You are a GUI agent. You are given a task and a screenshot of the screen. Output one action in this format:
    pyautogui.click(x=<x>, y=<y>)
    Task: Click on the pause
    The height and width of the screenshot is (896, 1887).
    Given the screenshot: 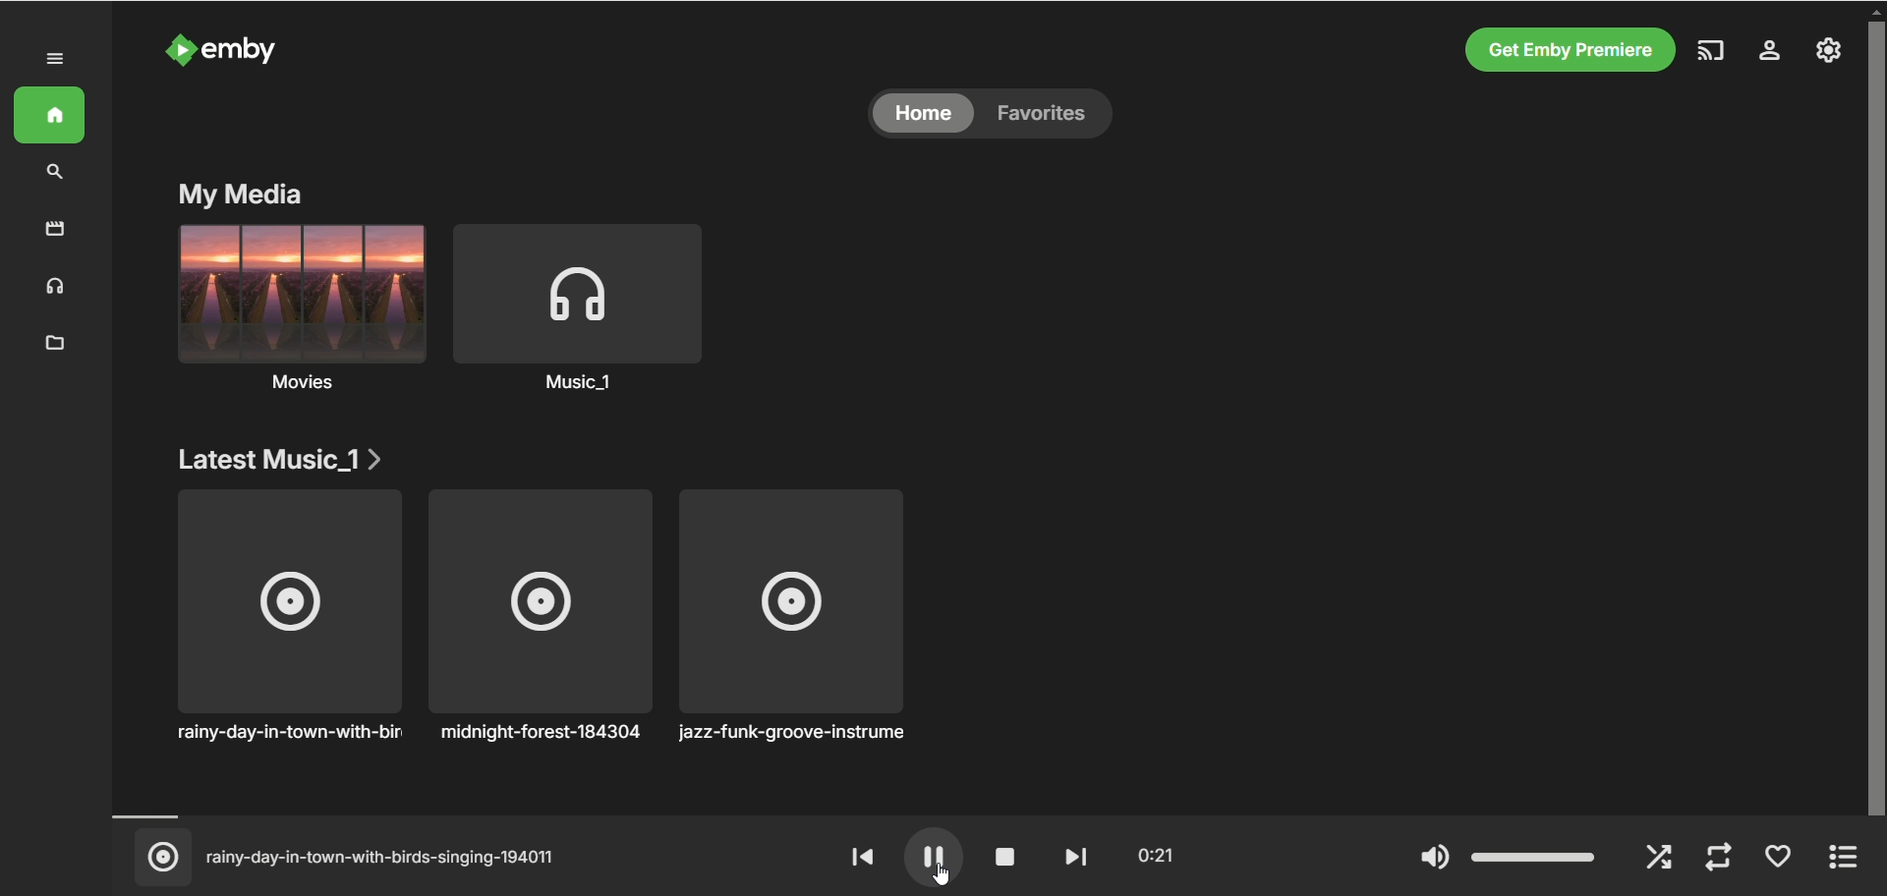 What is the action you would take?
    pyautogui.click(x=933, y=857)
    